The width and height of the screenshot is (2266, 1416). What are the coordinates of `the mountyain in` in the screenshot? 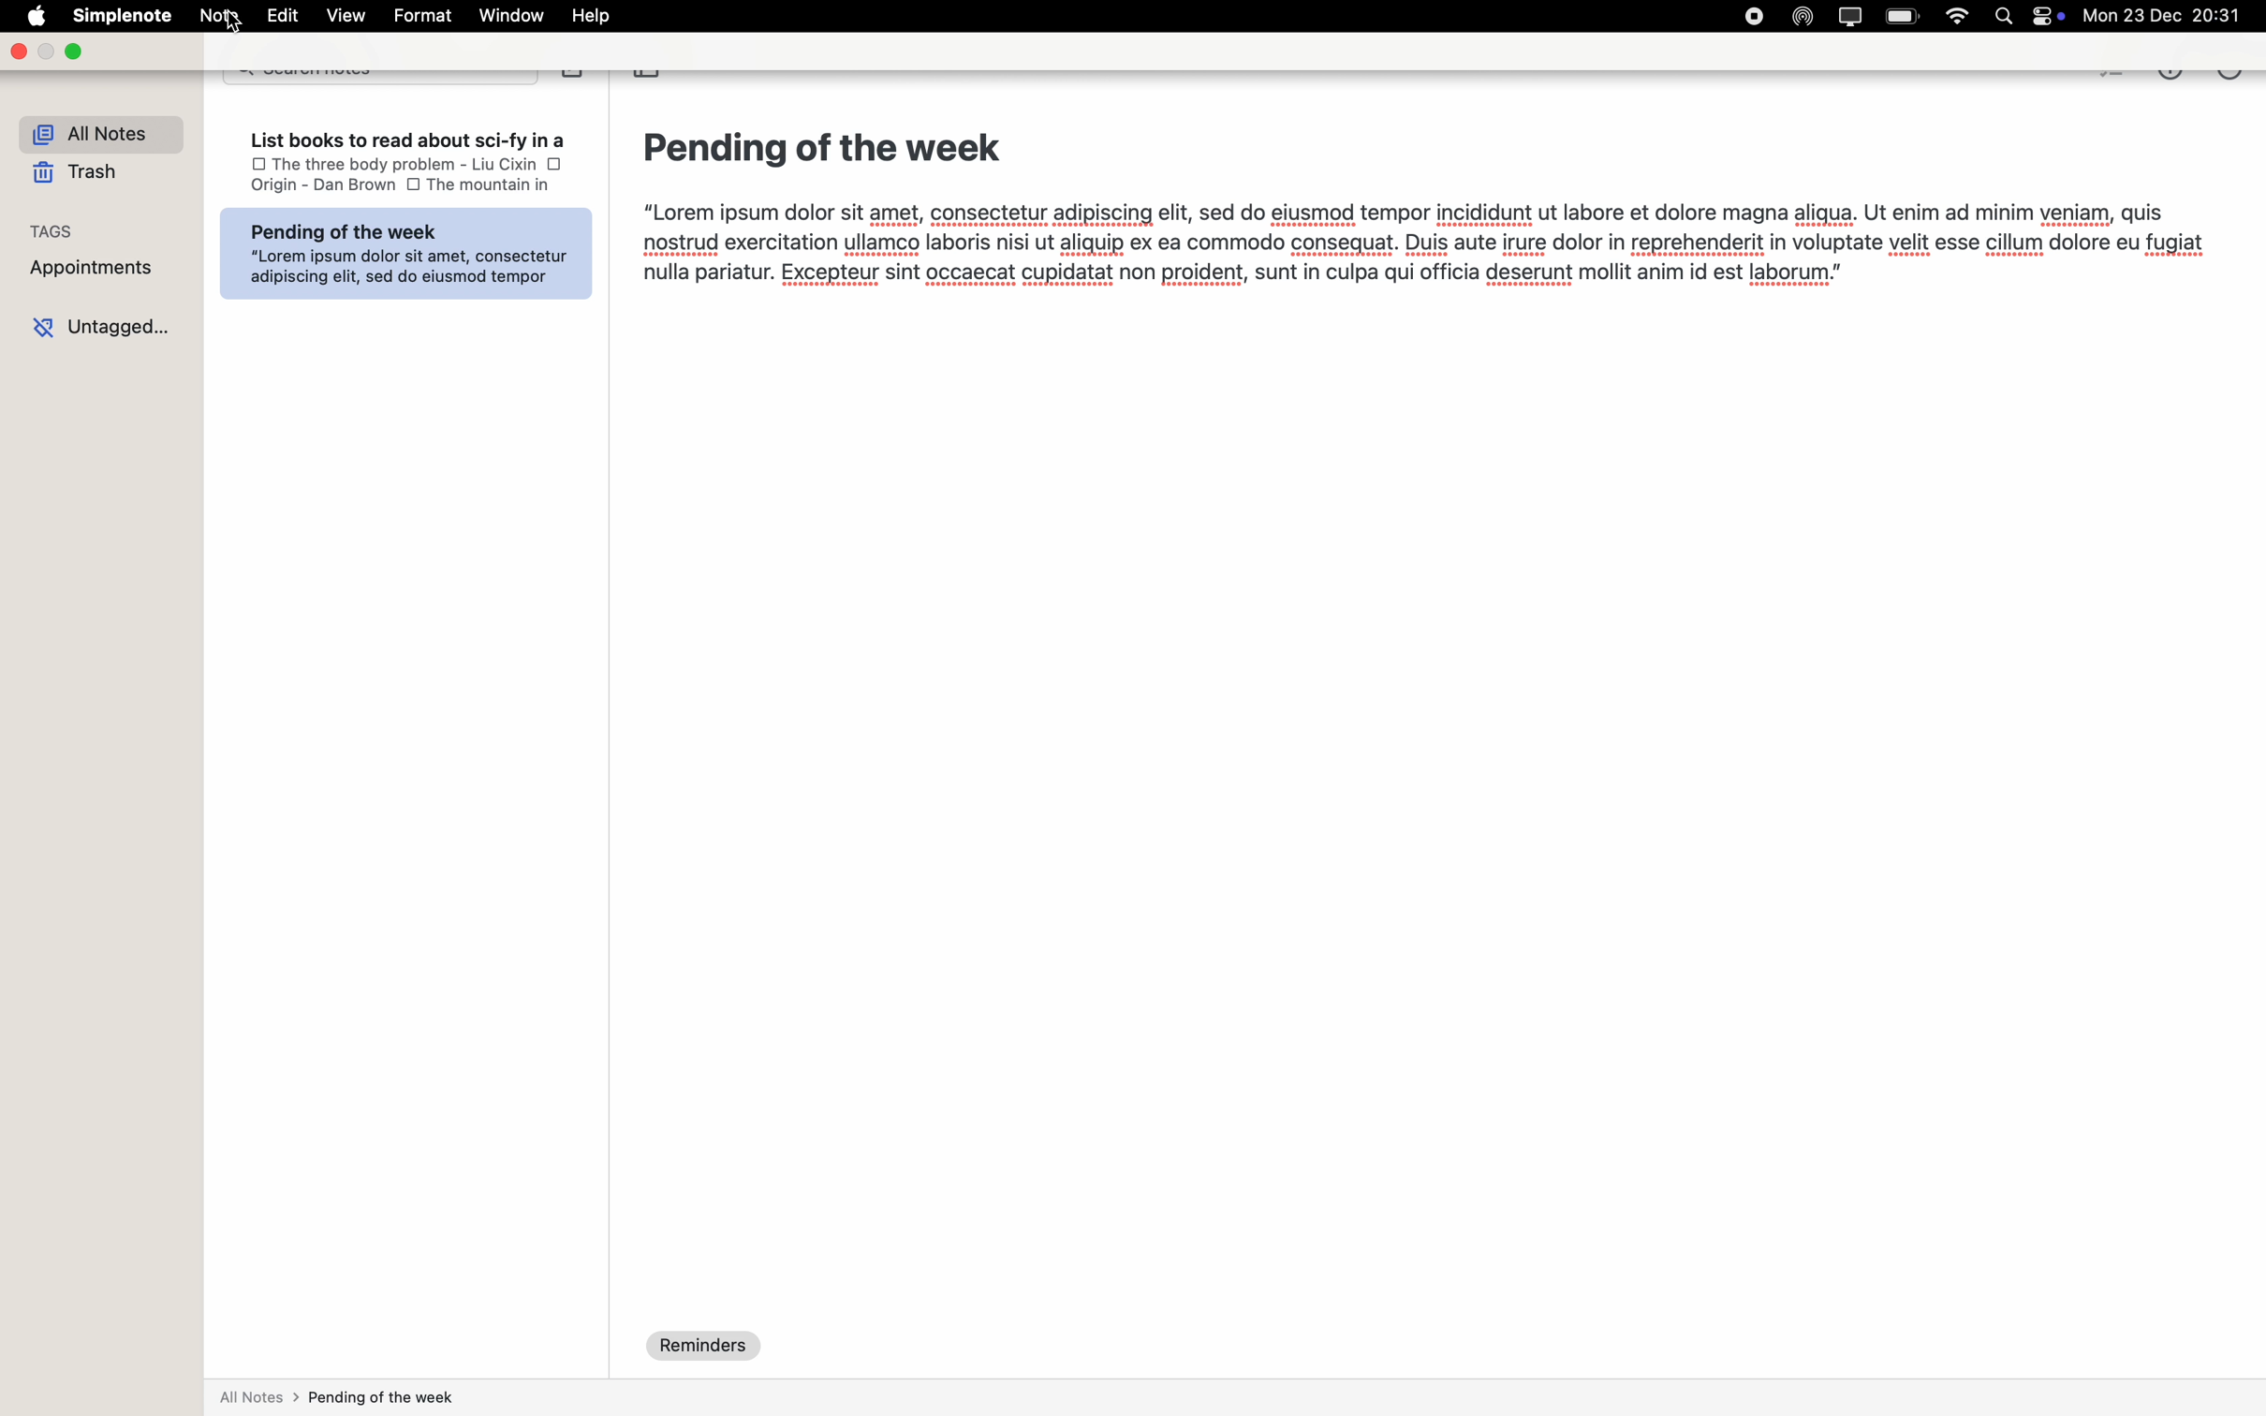 It's located at (509, 184).